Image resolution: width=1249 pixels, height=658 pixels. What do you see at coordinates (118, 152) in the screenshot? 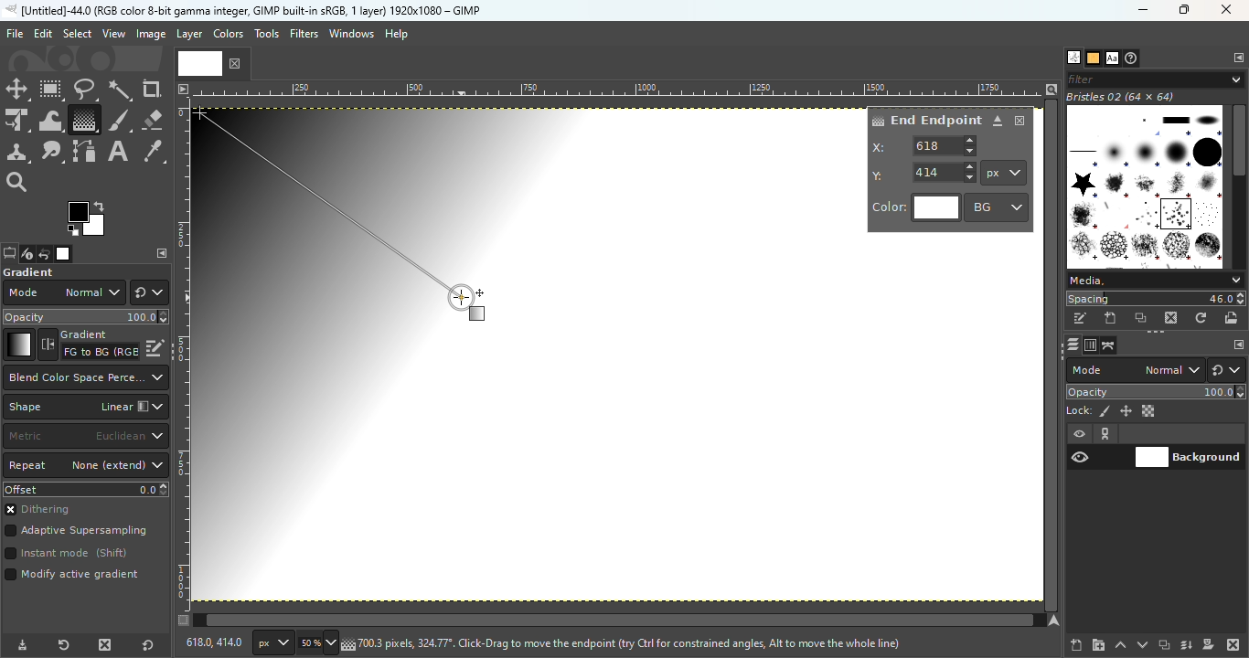
I see `Text tool` at bounding box center [118, 152].